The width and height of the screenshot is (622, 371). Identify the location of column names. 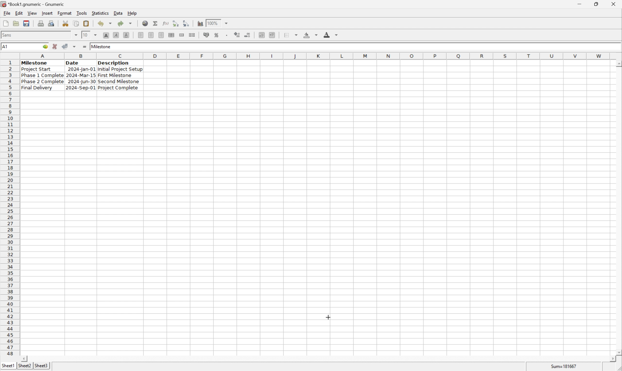
(316, 56).